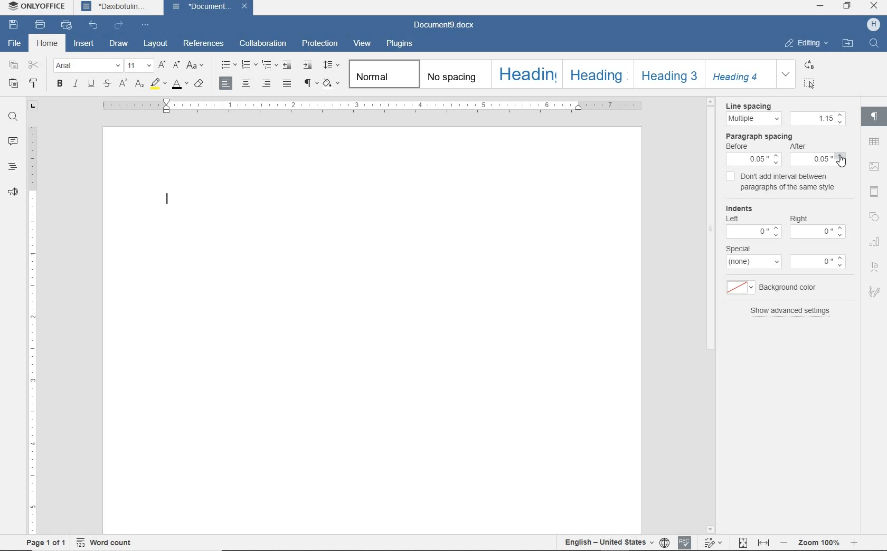 This screenshot has height=551, width=887. I want to click on copy style, so click(35, 84).